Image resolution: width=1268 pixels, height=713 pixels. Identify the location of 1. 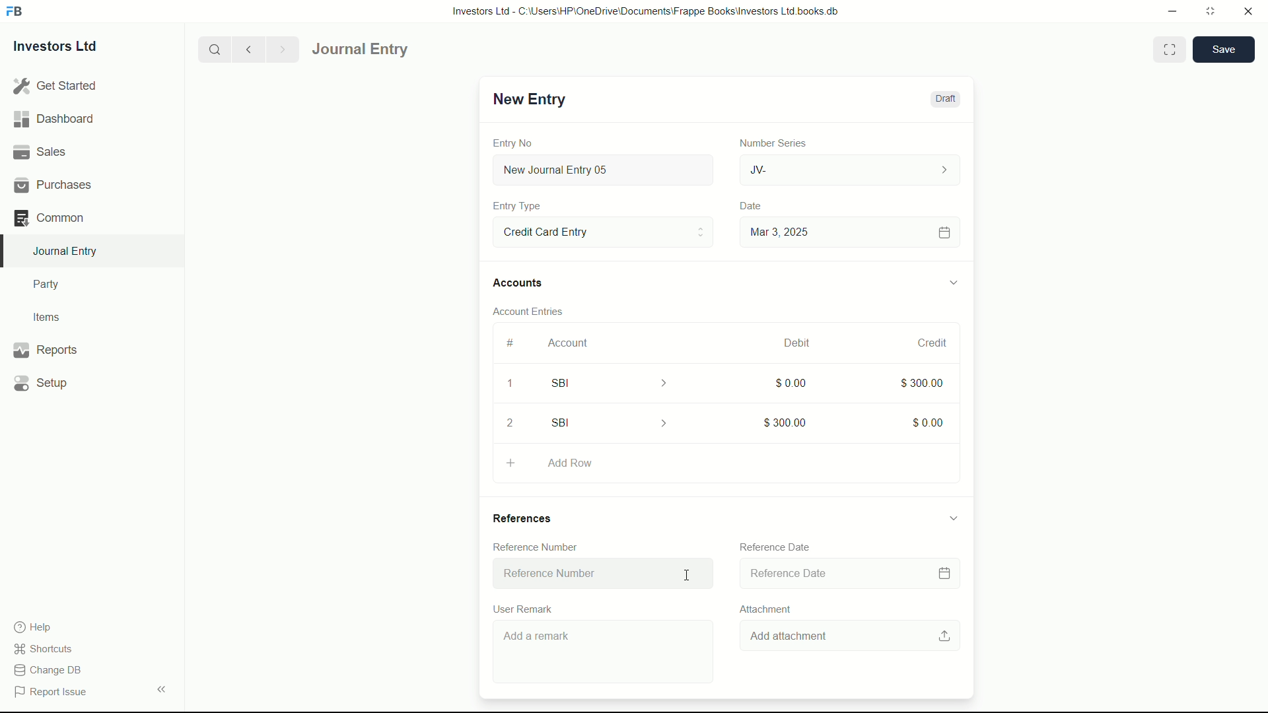
(509, 386).